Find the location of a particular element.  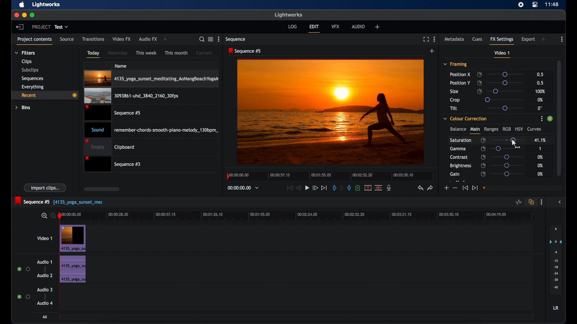

add is located at coordinates (432, 51).